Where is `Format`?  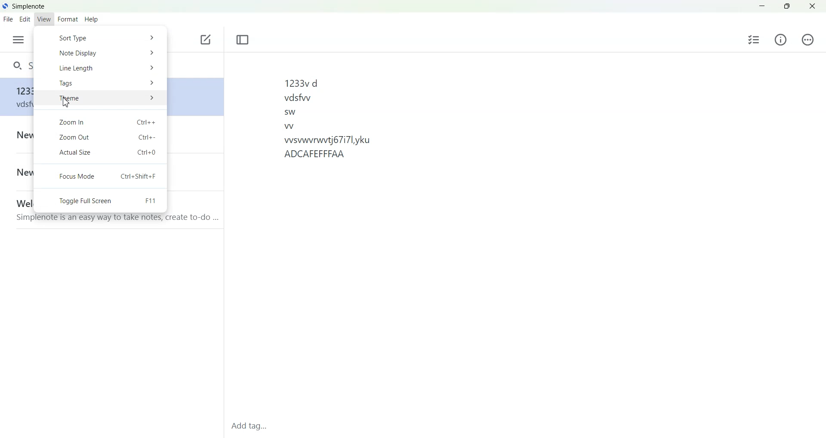
Format is located at coordinates (67, 20).